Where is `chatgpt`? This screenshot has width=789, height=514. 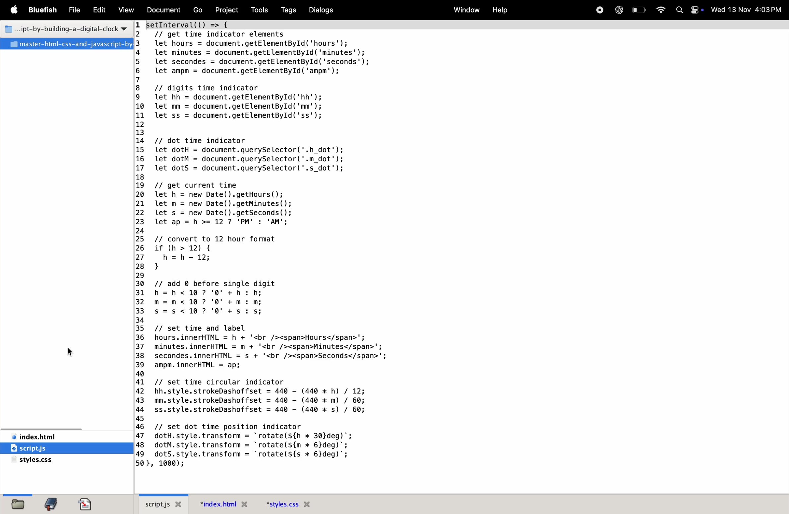
chatgpt is located at coordinates (618, 10).